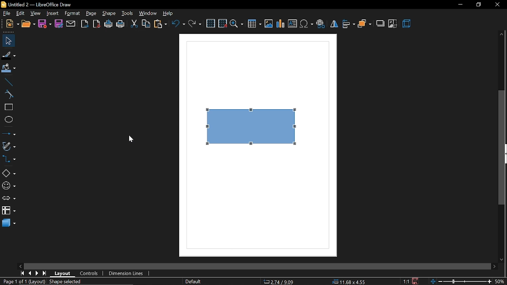  Describe the element at coordinates (501, 33) in the screenshot. I see `move up` at that location.